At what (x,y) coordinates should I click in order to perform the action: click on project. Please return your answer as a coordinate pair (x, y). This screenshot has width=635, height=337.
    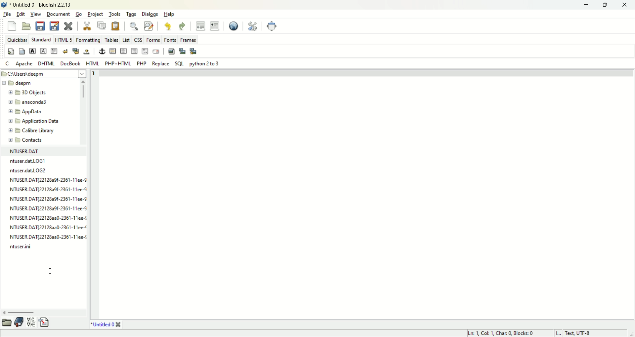
    Looking at the image, I should click on (96, 14).